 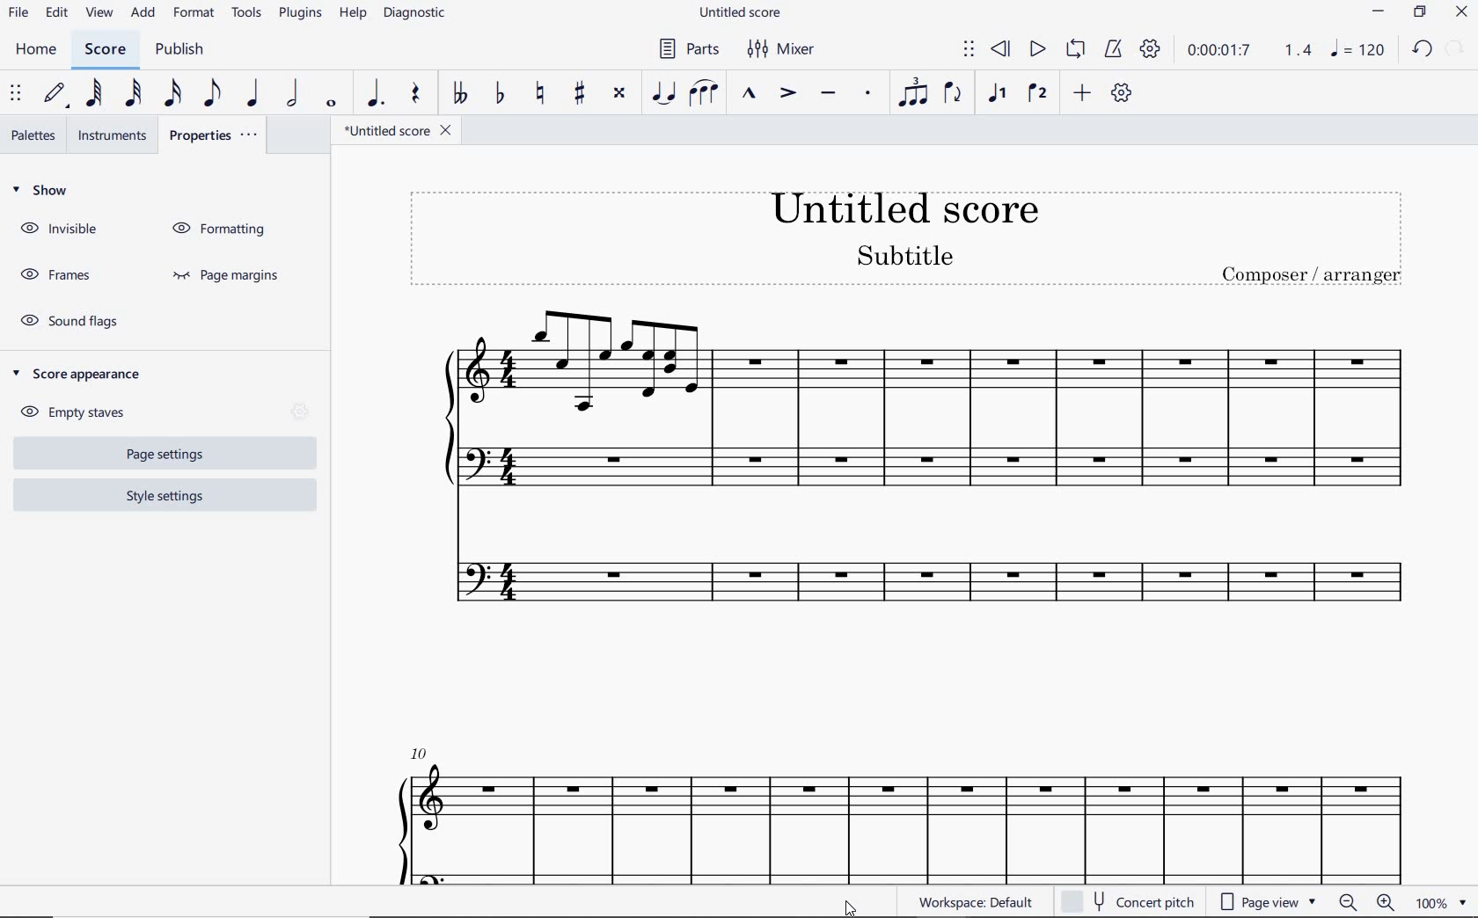 What do you see at coordinates (83, 373) in the screenshot?
I see `SCORE APPEARANCE` at bounding box center [83, 373].